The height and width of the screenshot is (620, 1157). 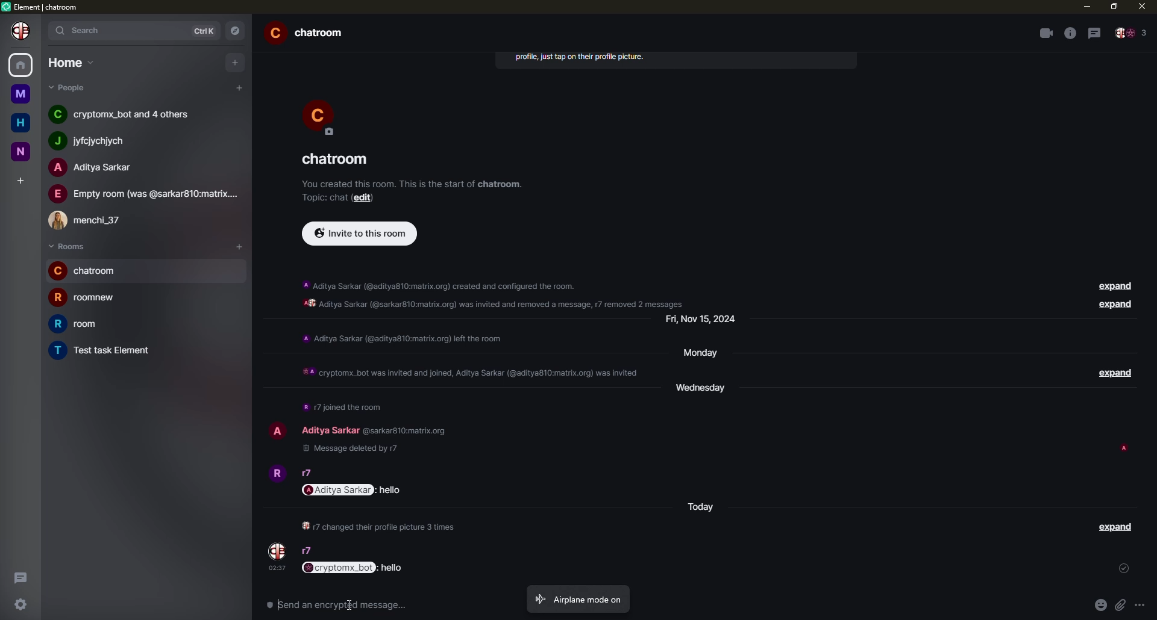 I want to click on add, so click(x=239, y=246).